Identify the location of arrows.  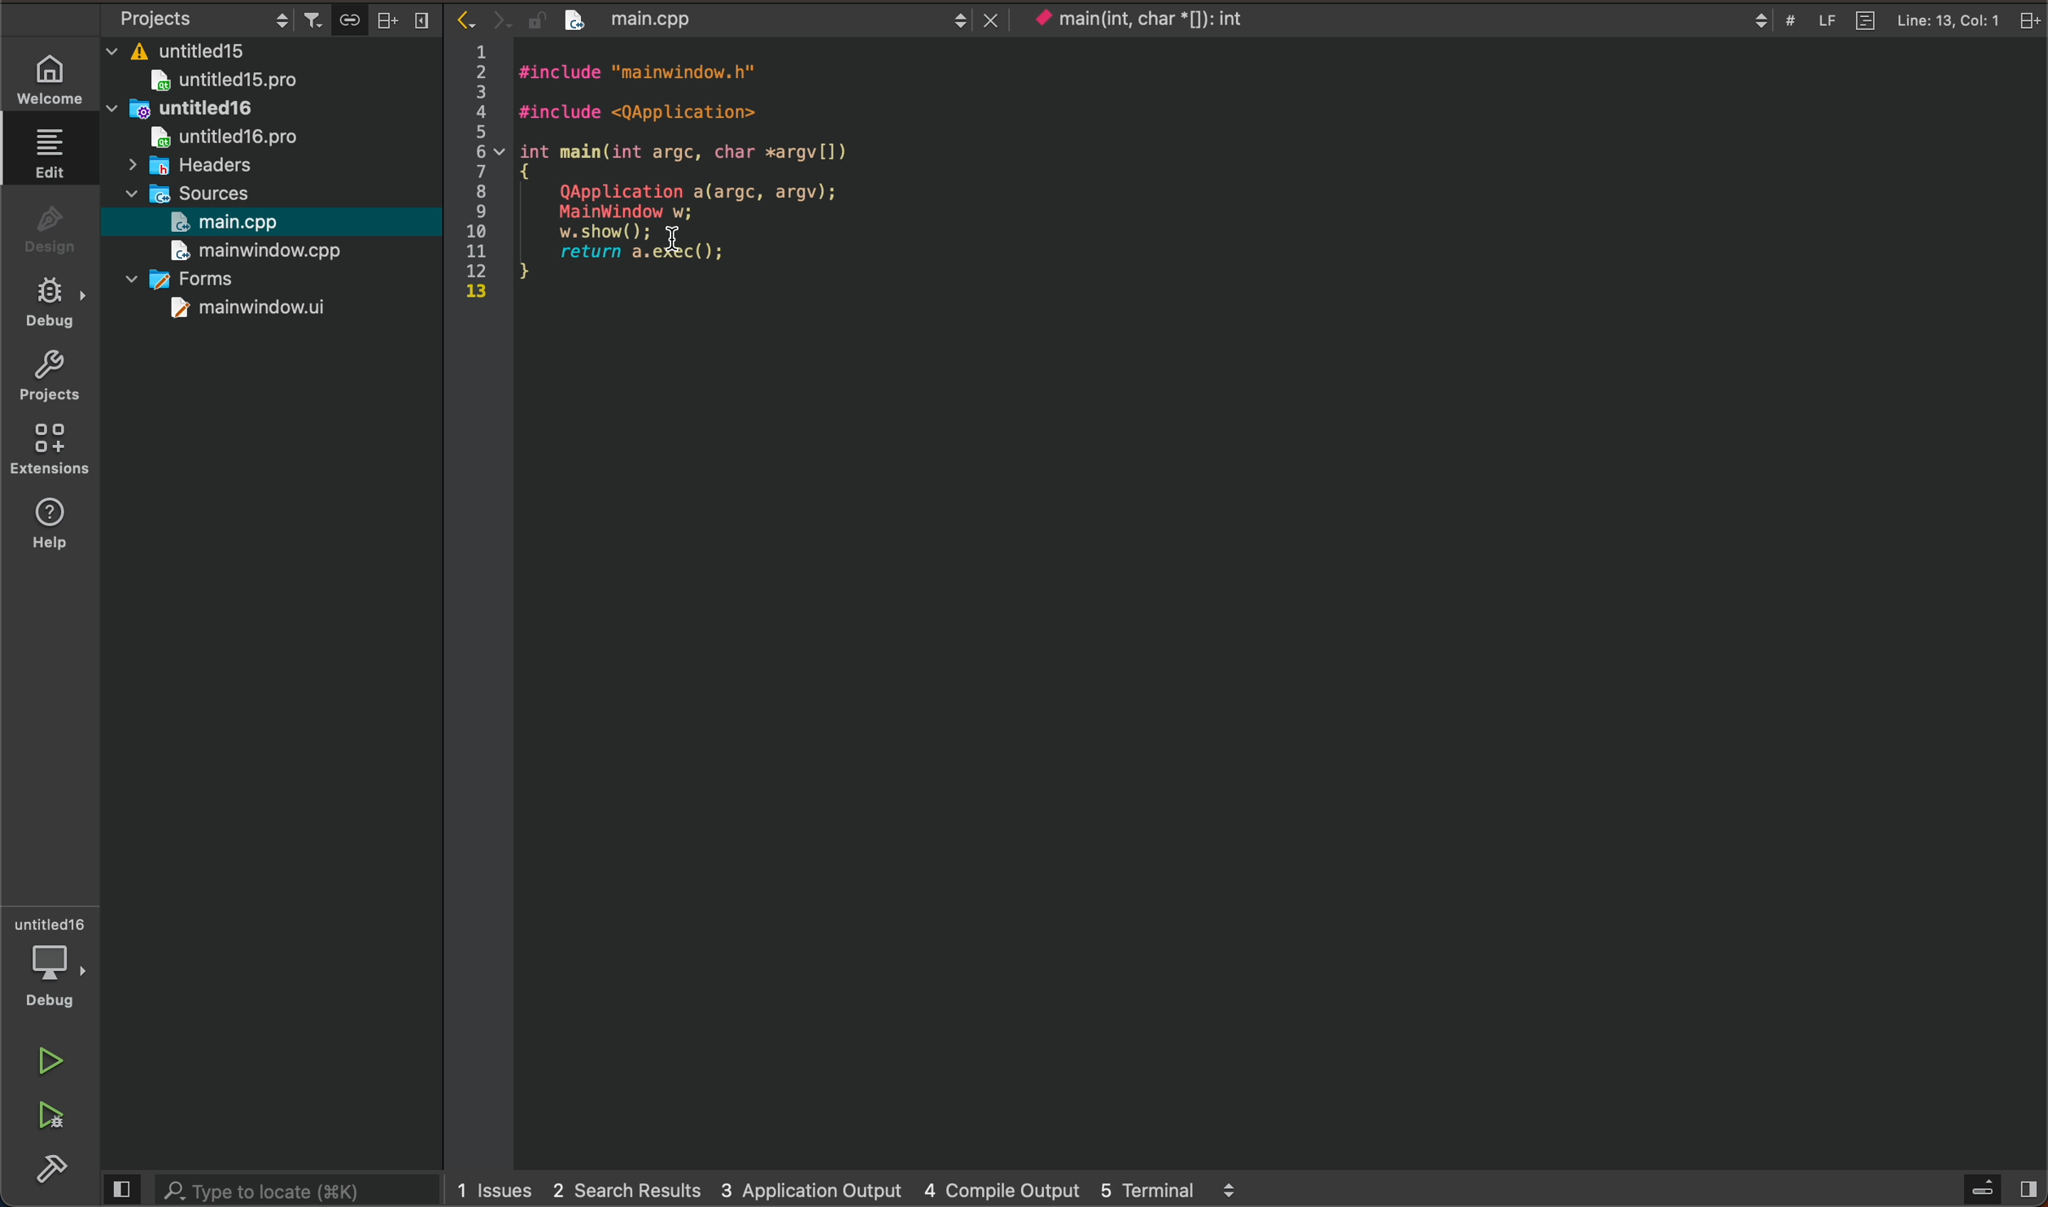
(497, 16).